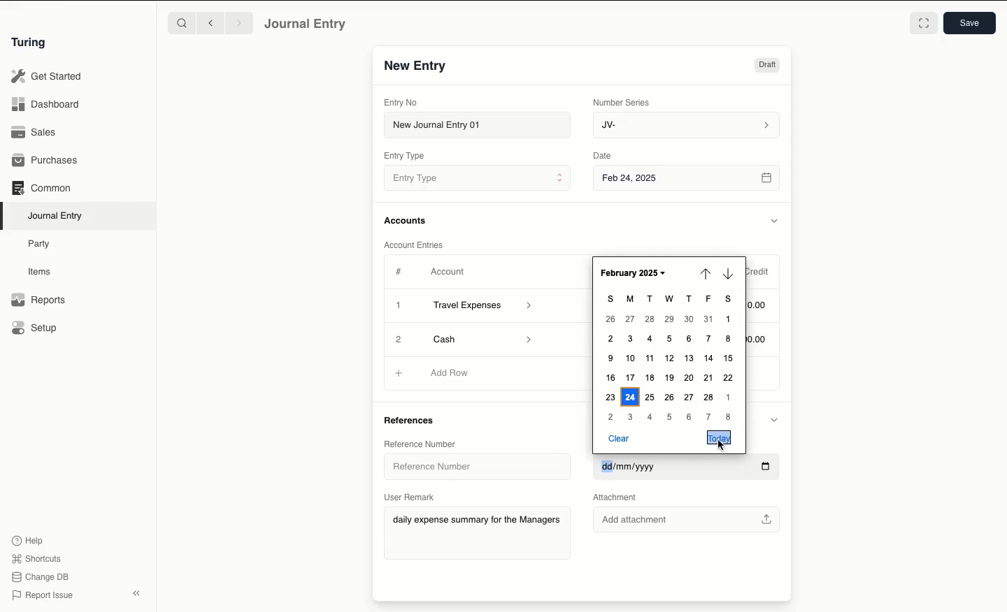  Describe the element at coordinates (31, 43) in the screenshot. I see `Turing` at that location.